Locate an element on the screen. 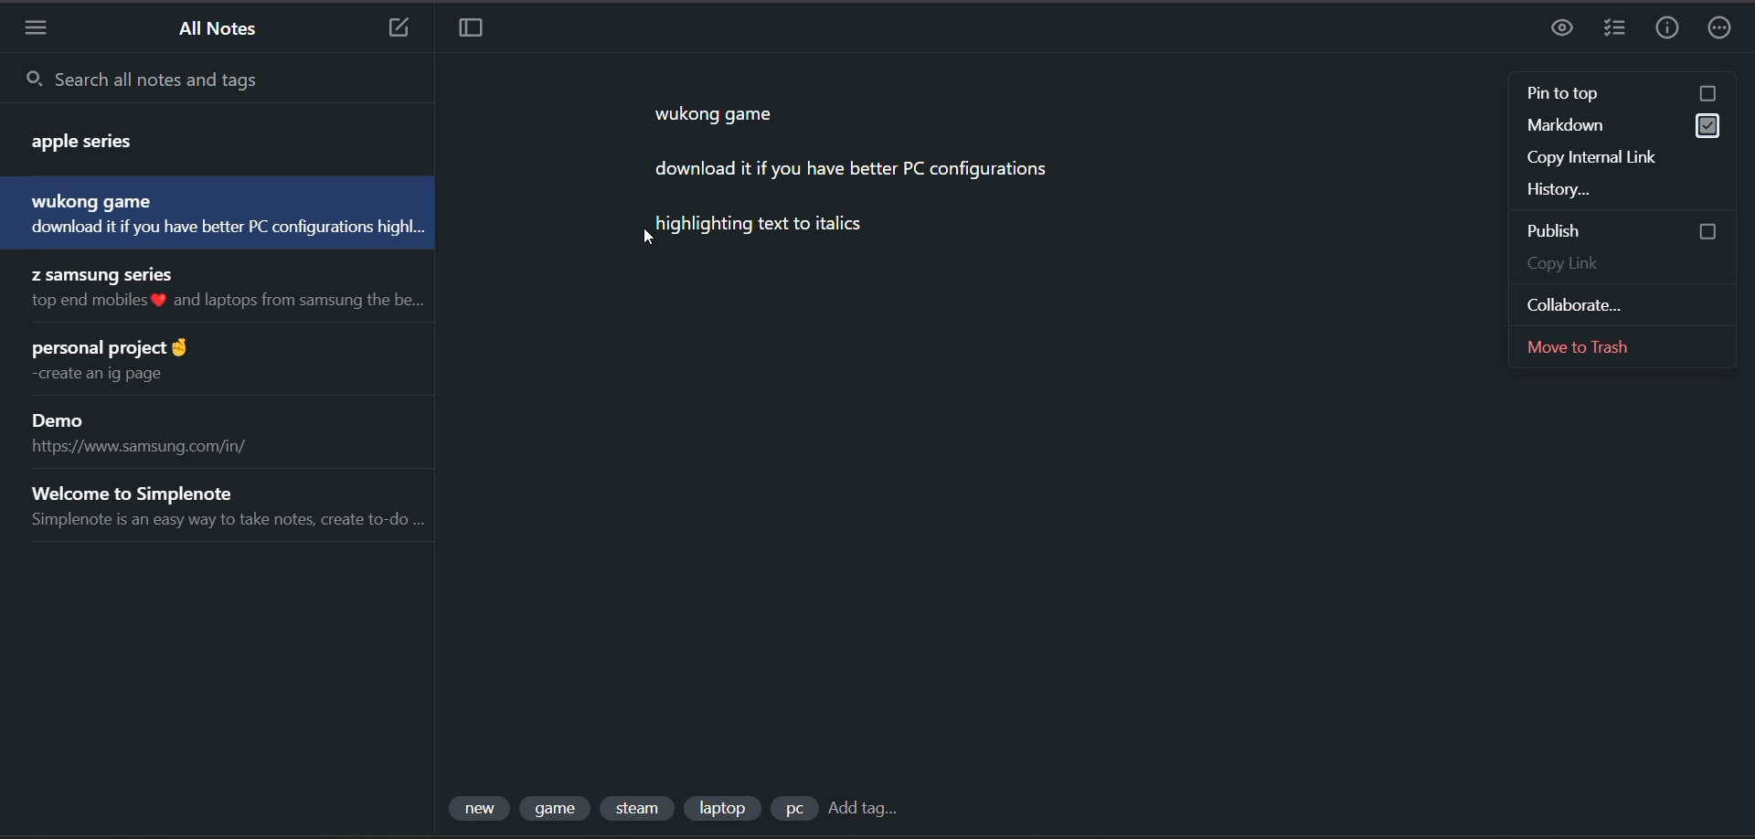 The width and height of the screenshot is (1755, 839). note title and preview is located at coordinates (160, 435).